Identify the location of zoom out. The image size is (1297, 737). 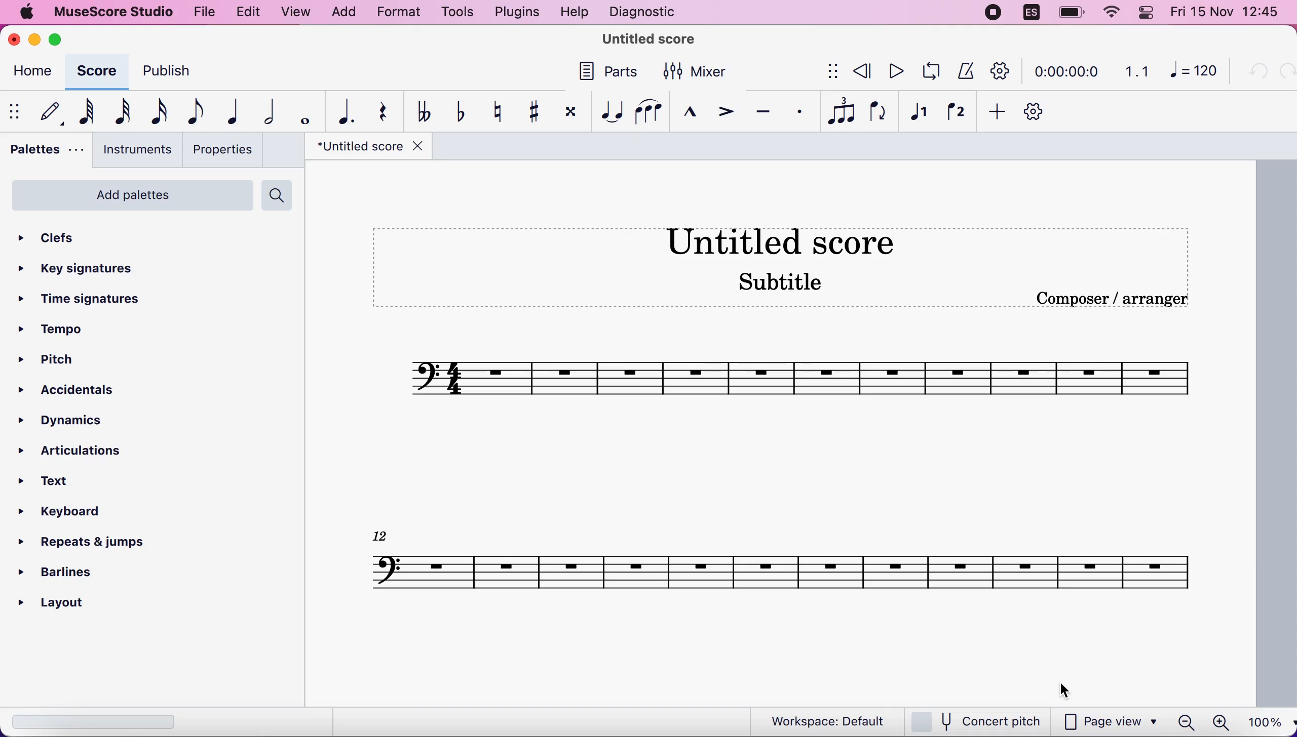
(1185, 722).